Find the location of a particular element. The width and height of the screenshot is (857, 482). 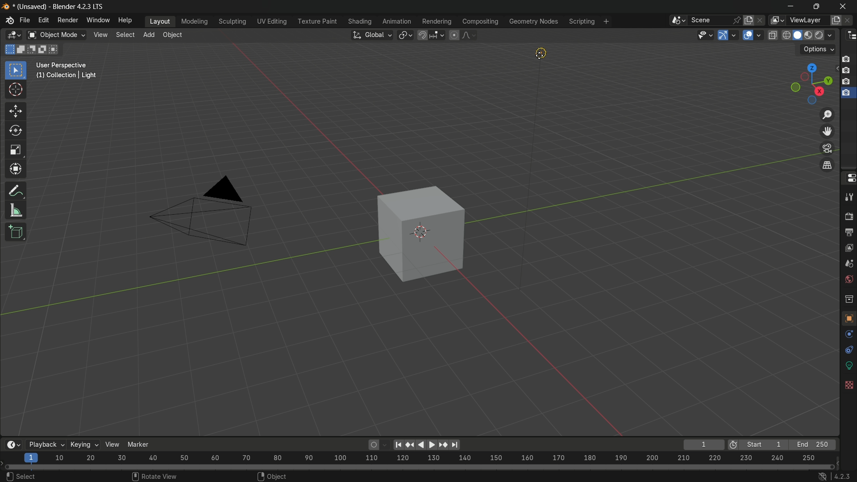

object is located at coordinates (172, 35).